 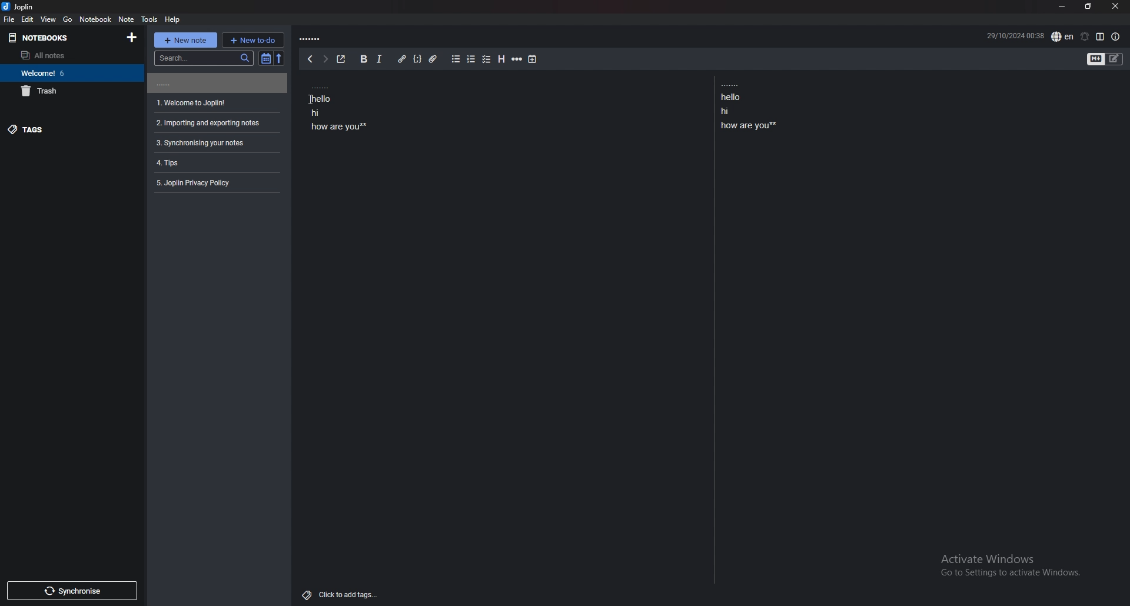 What do you see at coordinates (312, 39) in the screenshot?
I see `note title` at bounding box center [312, 39].